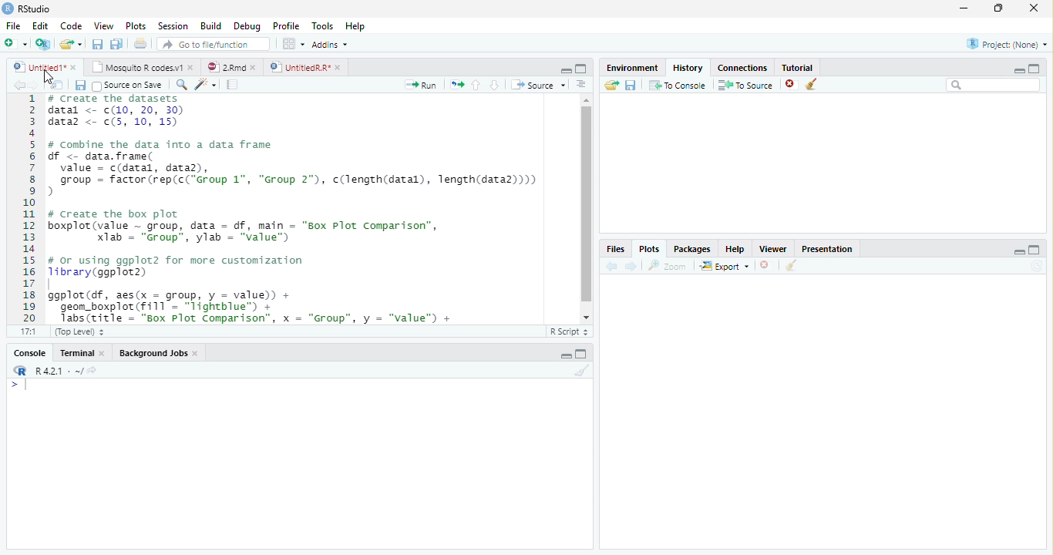 This screenshot has width=1053, height=555. I want to click on Export, so click(725, 266).